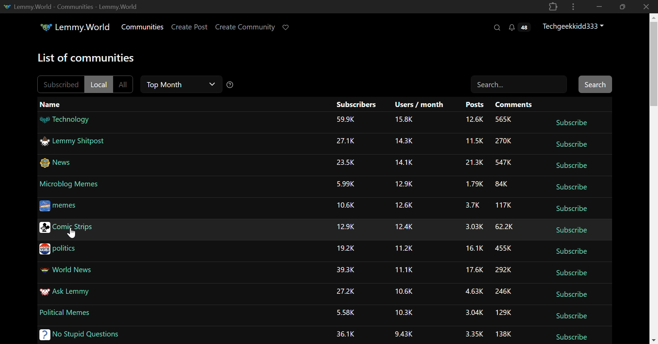 The height and width of the screenshot is (344, 658). Describe the element at coordinates (502, 291) in the screenshot. I see `246K` at that location.